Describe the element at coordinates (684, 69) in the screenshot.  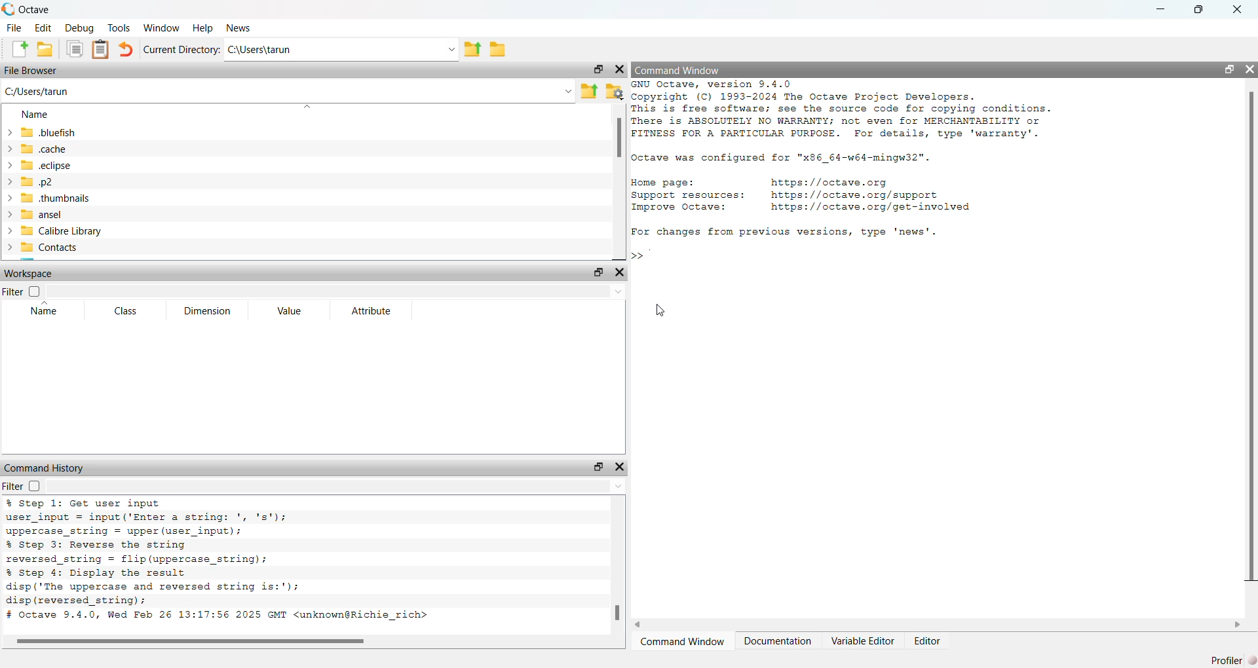
I see `command window` at that location.